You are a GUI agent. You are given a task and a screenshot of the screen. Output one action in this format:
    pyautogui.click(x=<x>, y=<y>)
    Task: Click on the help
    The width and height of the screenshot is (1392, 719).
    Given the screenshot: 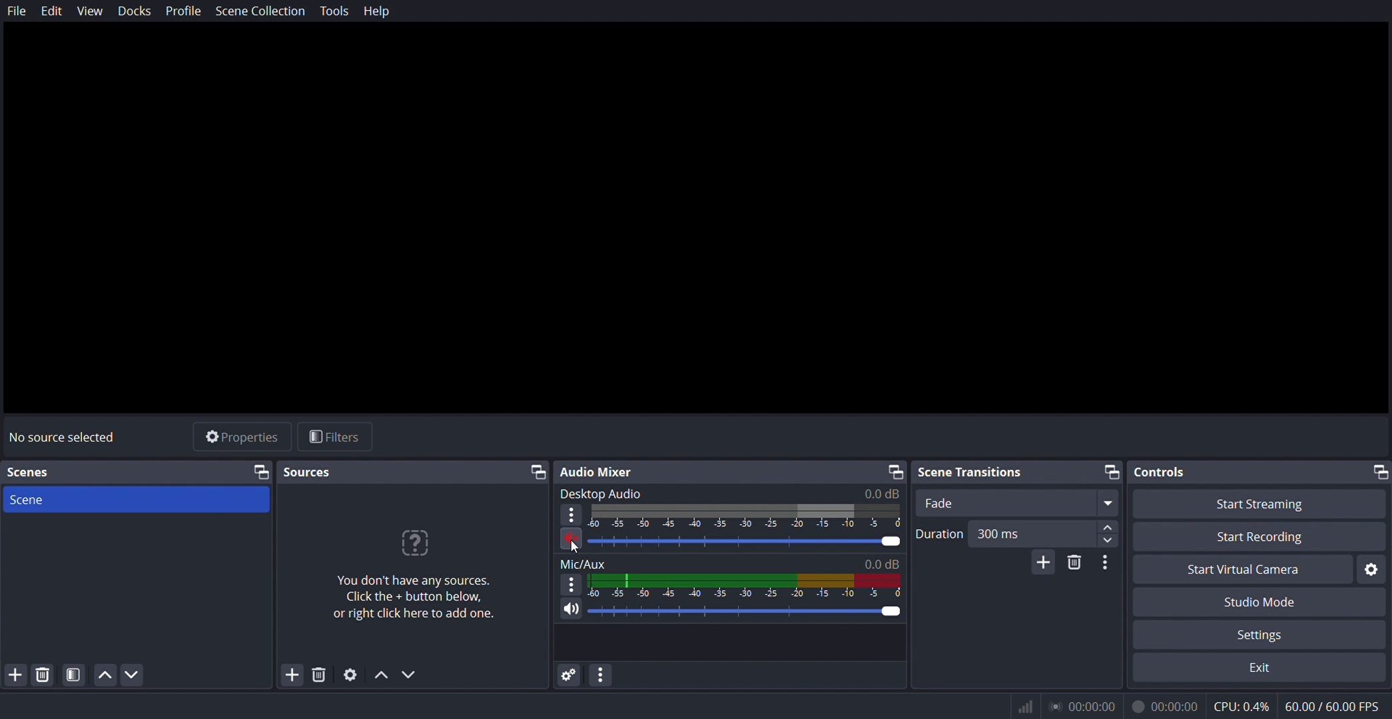 What is the action you would take?
    pyautogui.click(x=379, y=13)
    